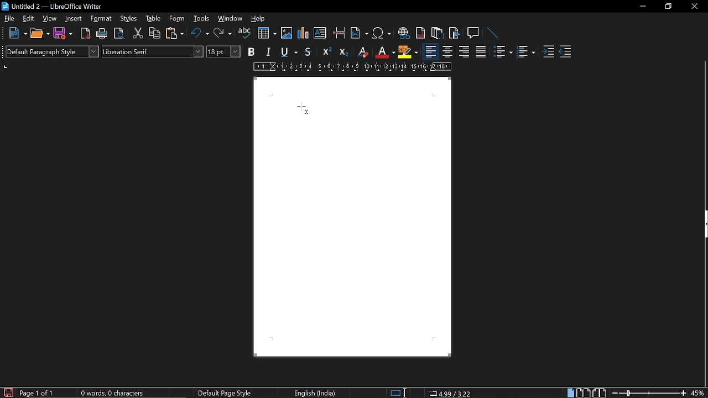  Describe the element at coordinates (548, 53) in the screenshot. I see `indent left` at that location.